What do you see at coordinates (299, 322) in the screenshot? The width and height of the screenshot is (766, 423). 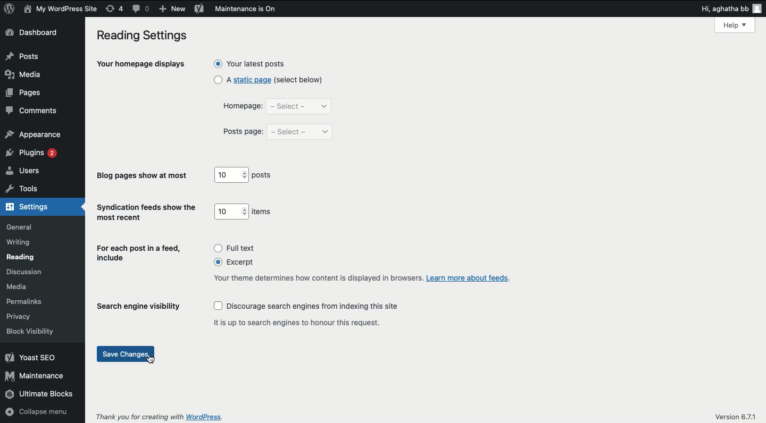 I see `it is up to search engines to honour this request` at bounding box center [299, 322].